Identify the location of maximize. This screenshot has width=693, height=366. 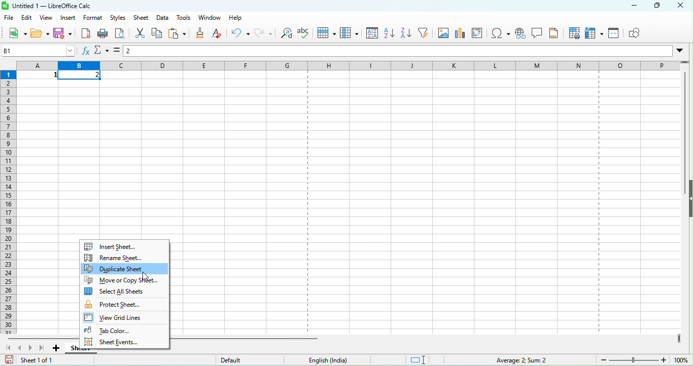
(657, 7).